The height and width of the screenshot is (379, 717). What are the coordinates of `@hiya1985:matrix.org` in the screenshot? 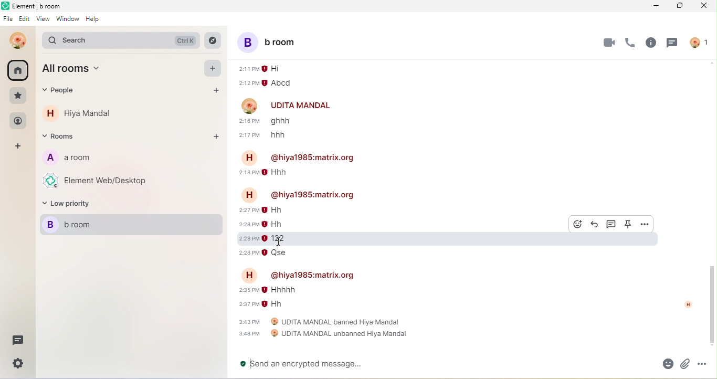 It's located at (312, 276).